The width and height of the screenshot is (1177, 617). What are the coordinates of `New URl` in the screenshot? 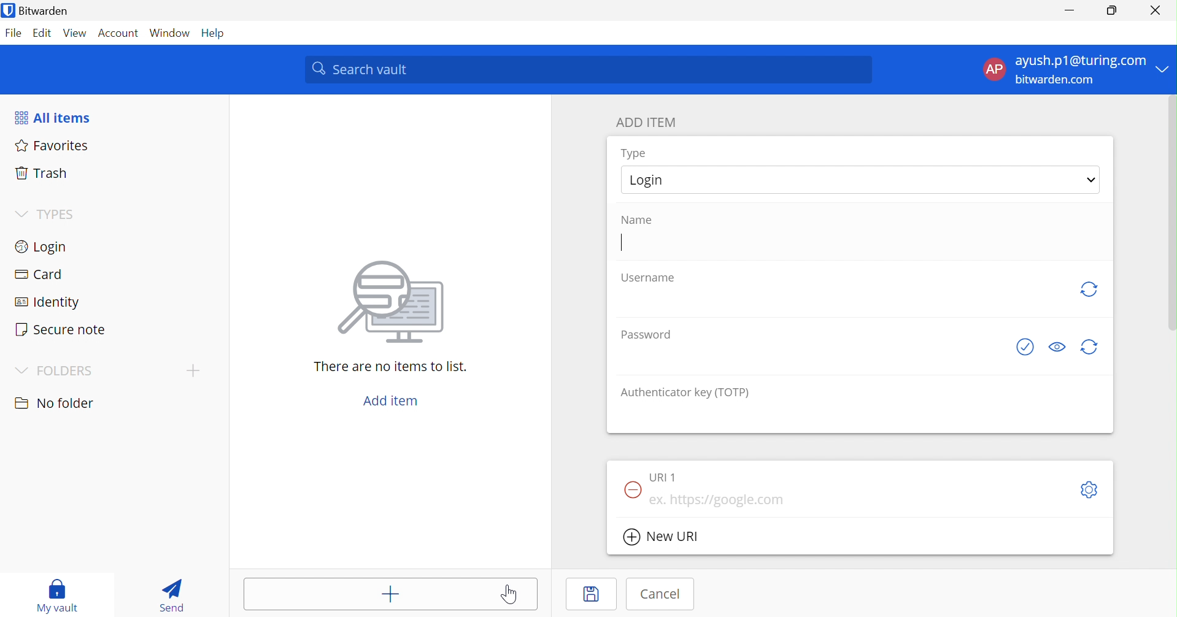 It's located at (662, 536).